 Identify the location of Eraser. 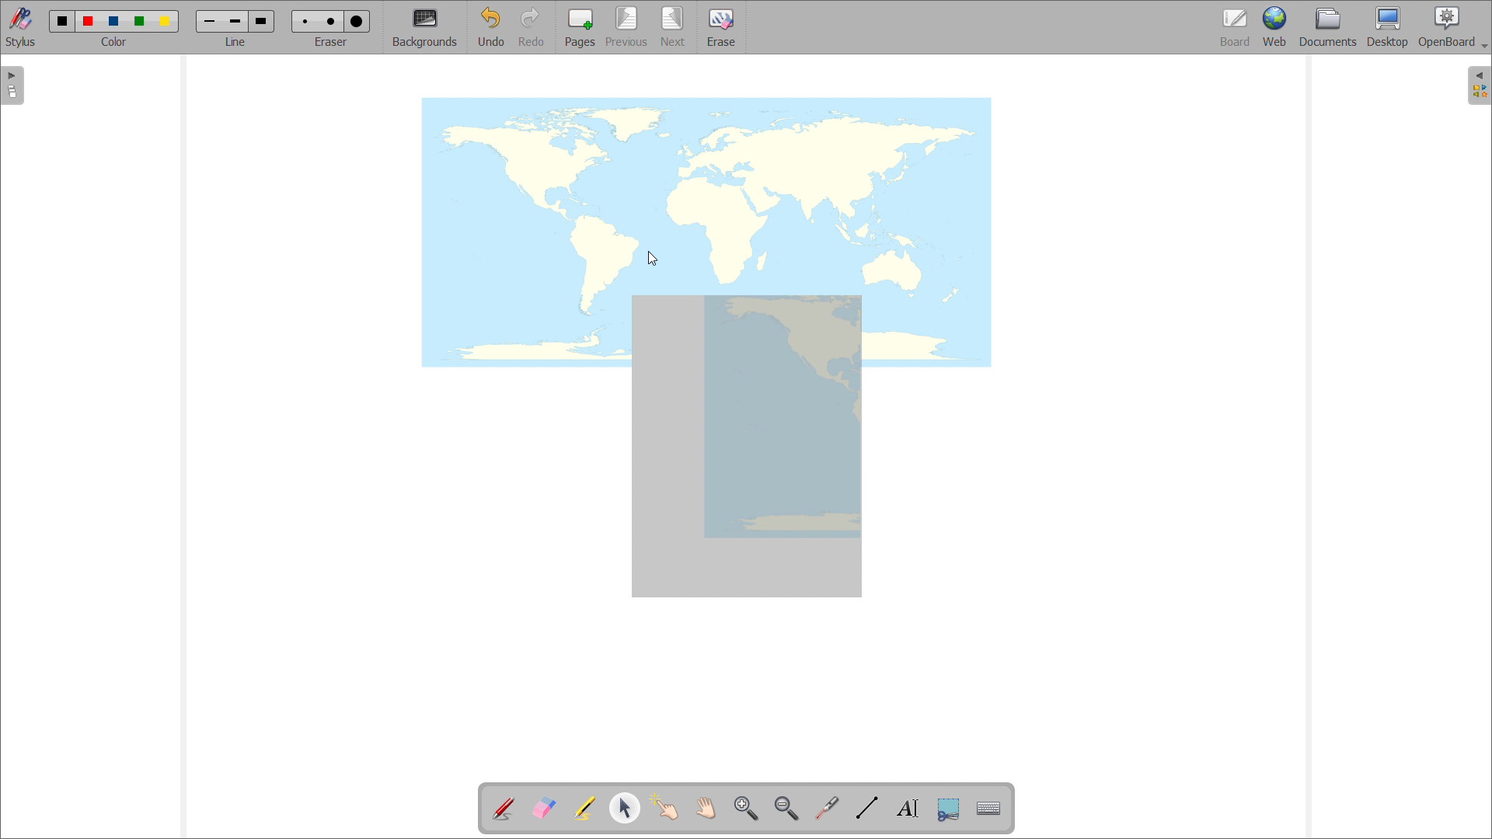
(333, 41).